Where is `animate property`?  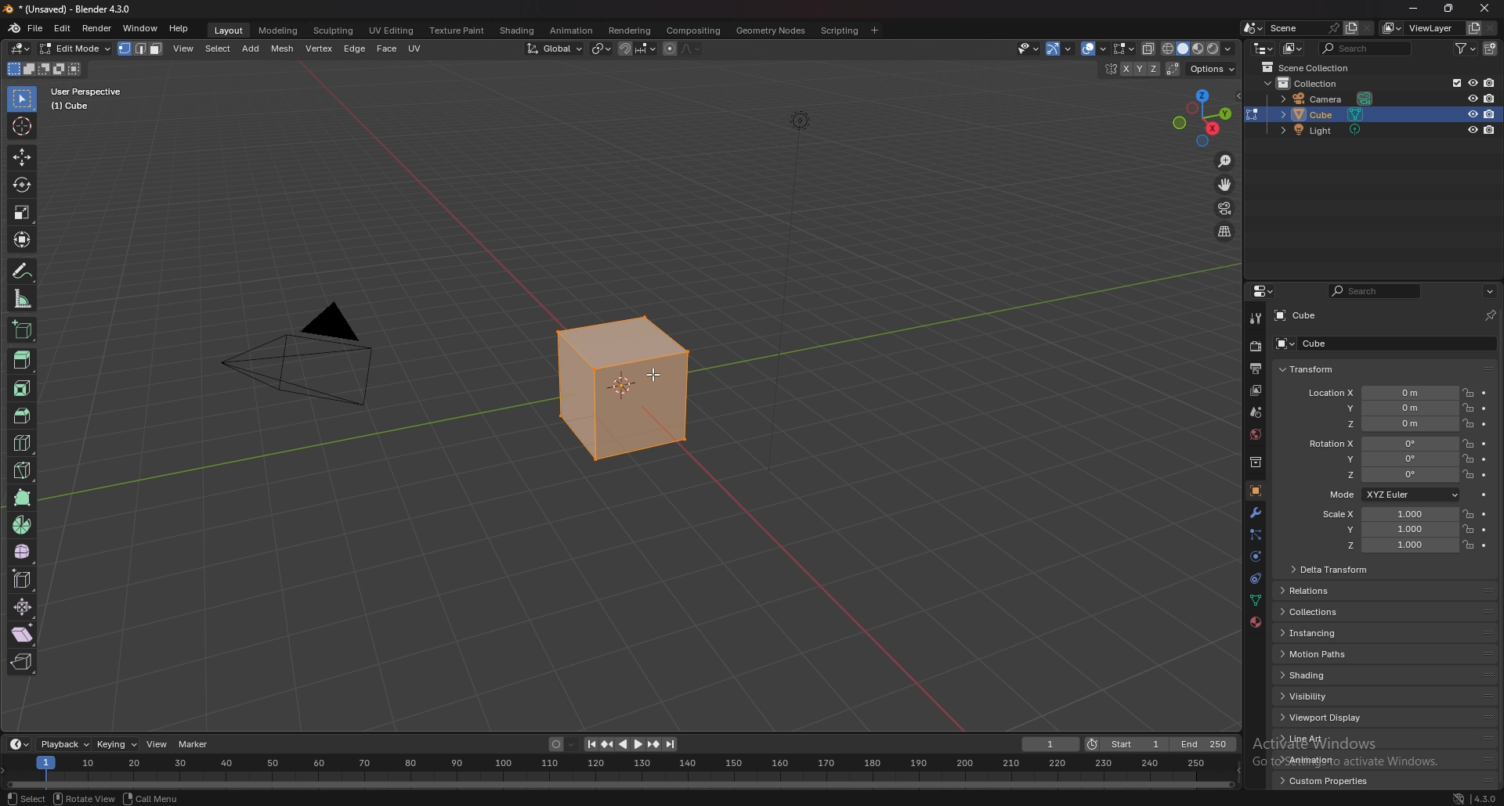 animate property is located at coordinates (1485, 513).